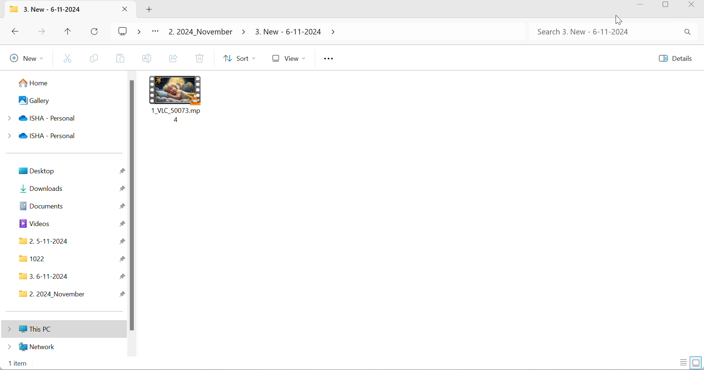 The image size is (704, 370). What do you see at coordinates (96, 59) in the screenshot?
I see `Copy` at bounding box center [96, 59].